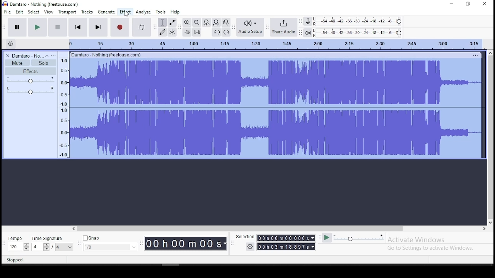 Image resolution: width=495 pixels, height=278 pixels. What do you see at coordinates (225, 244) in the screenshot?
I see `Drop down` at bounding box center [225, 244].